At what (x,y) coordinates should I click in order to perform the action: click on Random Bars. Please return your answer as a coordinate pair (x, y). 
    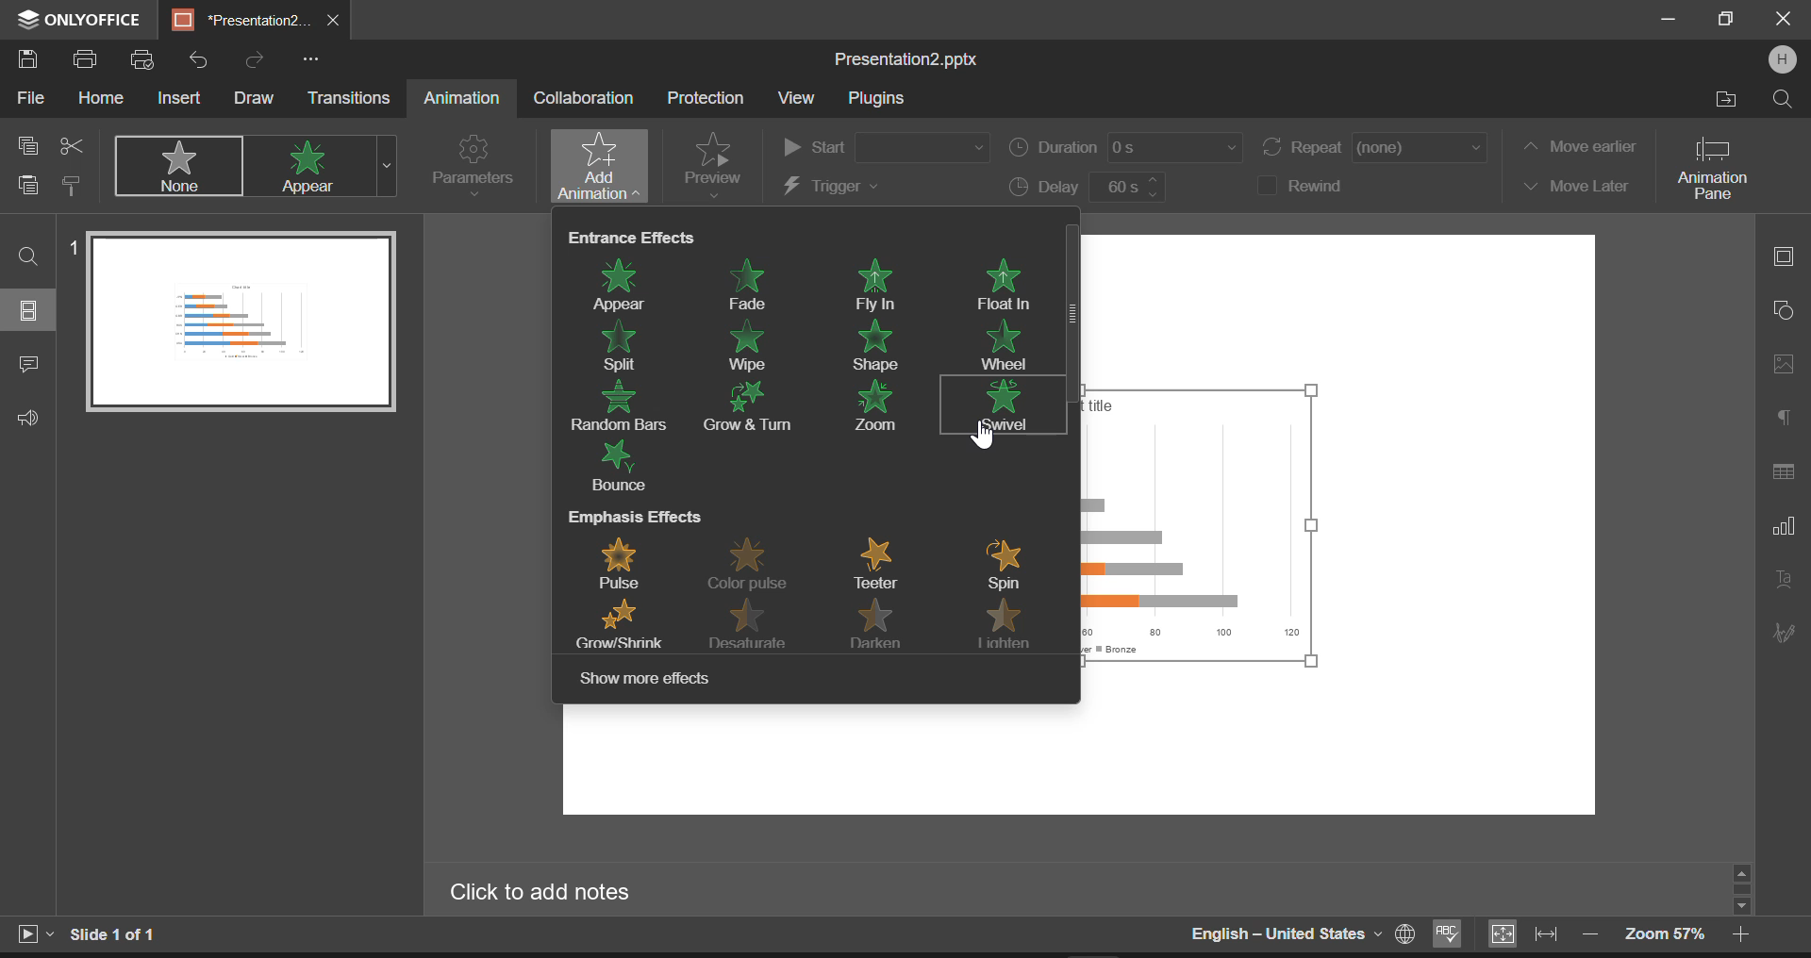
    Looking at the image, I should click on (623, 405).